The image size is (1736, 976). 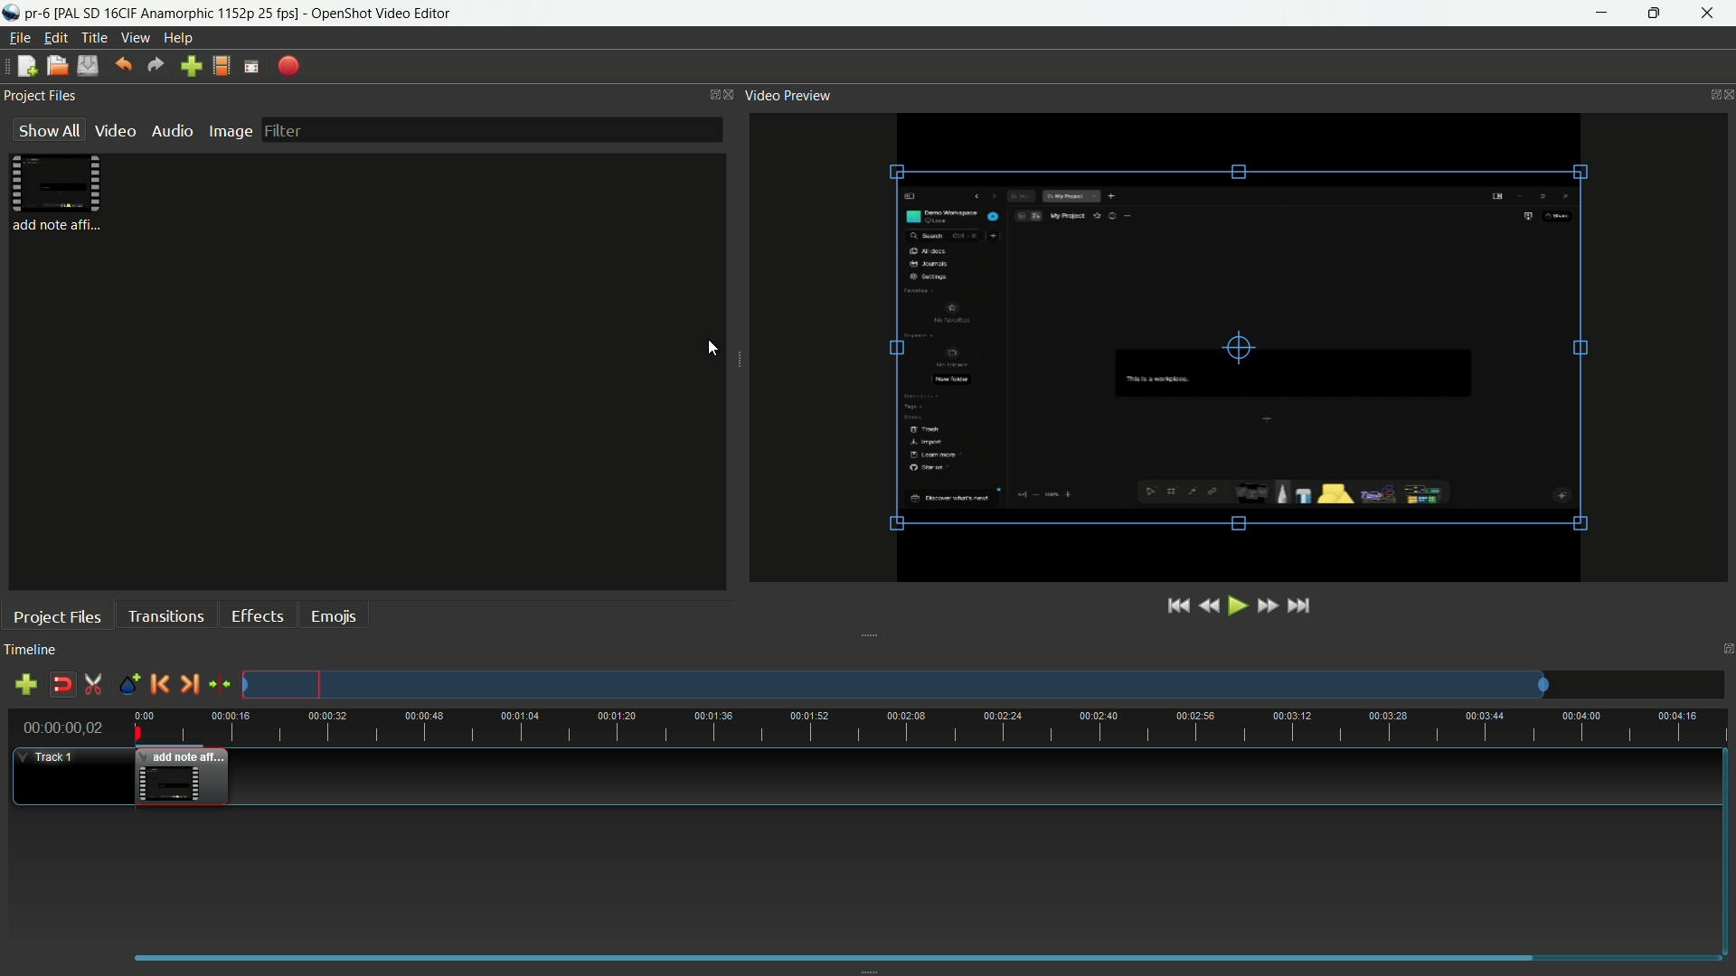 I want to click on name changed to pr-6, so click(x=42, y=14).